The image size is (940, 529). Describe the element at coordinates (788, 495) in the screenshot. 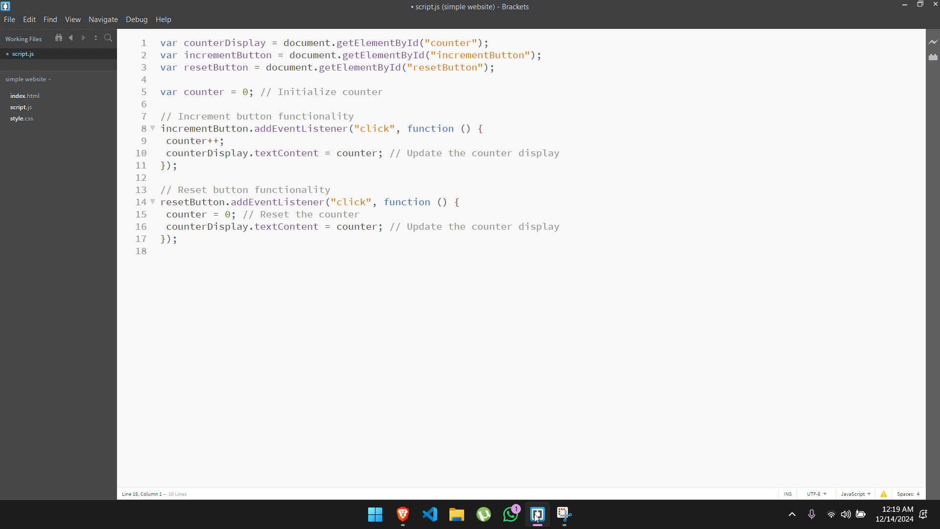

I see `cursor toggle` at that location.